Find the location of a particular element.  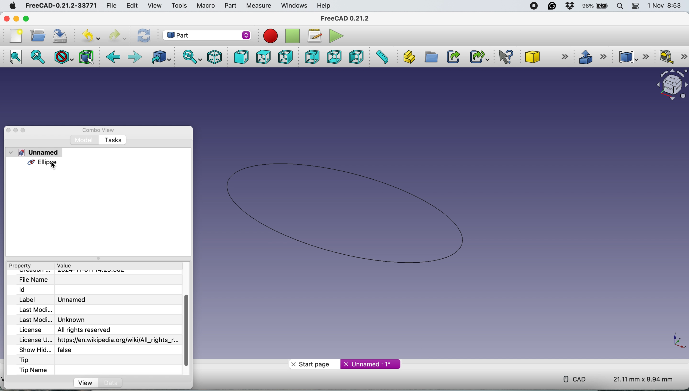

bottom is located at coordinates (333, 57).